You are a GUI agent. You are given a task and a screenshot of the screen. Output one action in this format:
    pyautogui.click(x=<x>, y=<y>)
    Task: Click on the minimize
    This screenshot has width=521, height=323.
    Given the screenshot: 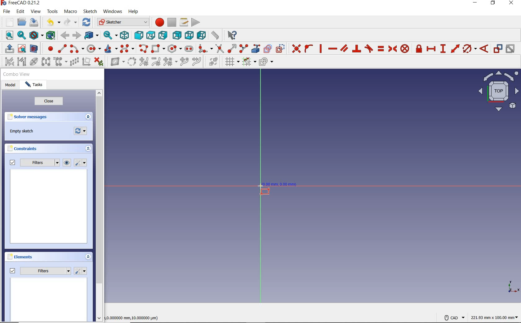 What is the action you would take?
    pyautogui.click(x=475, y=3)
    